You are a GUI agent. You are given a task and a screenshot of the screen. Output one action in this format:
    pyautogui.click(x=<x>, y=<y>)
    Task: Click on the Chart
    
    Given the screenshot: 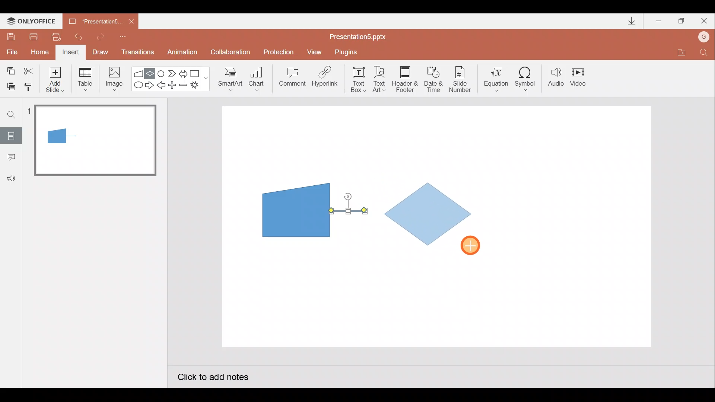 What is the action you would take?
    pyautogui.click(x=257, y=77)
    